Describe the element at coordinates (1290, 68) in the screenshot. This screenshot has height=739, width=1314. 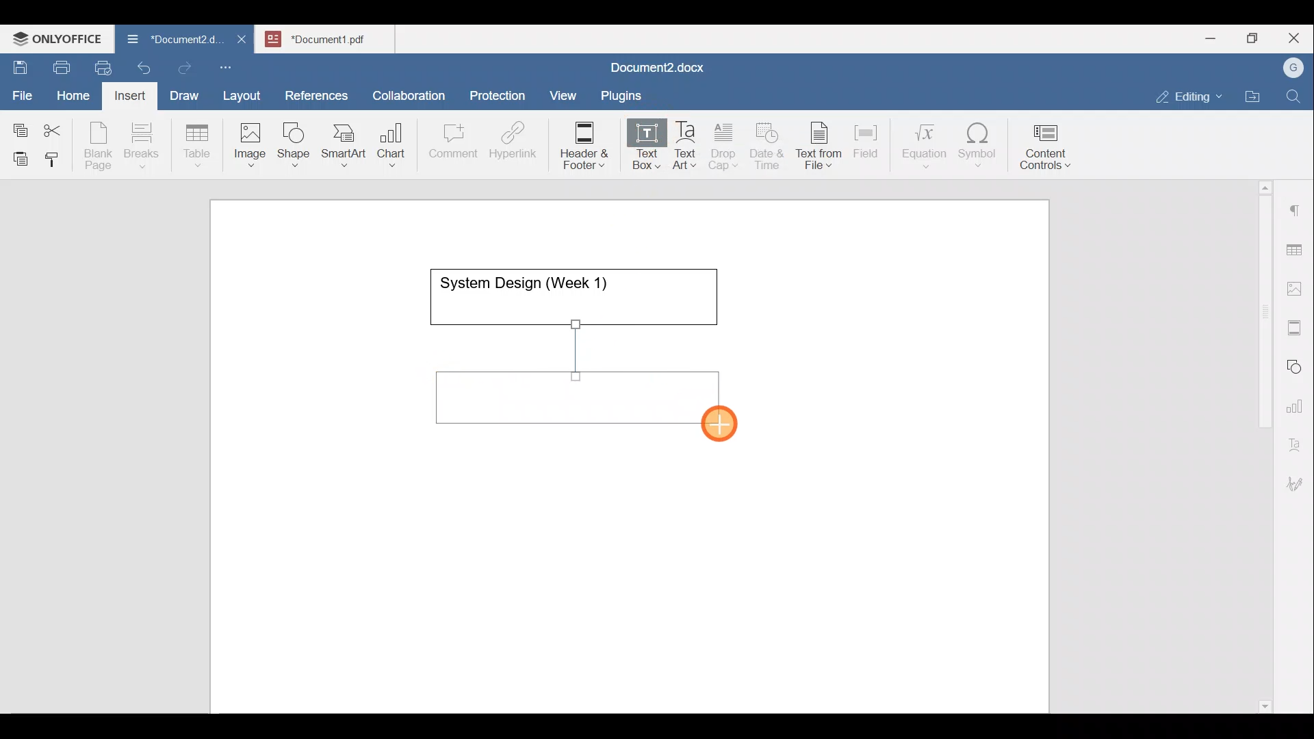
I see `Account name` at that location.